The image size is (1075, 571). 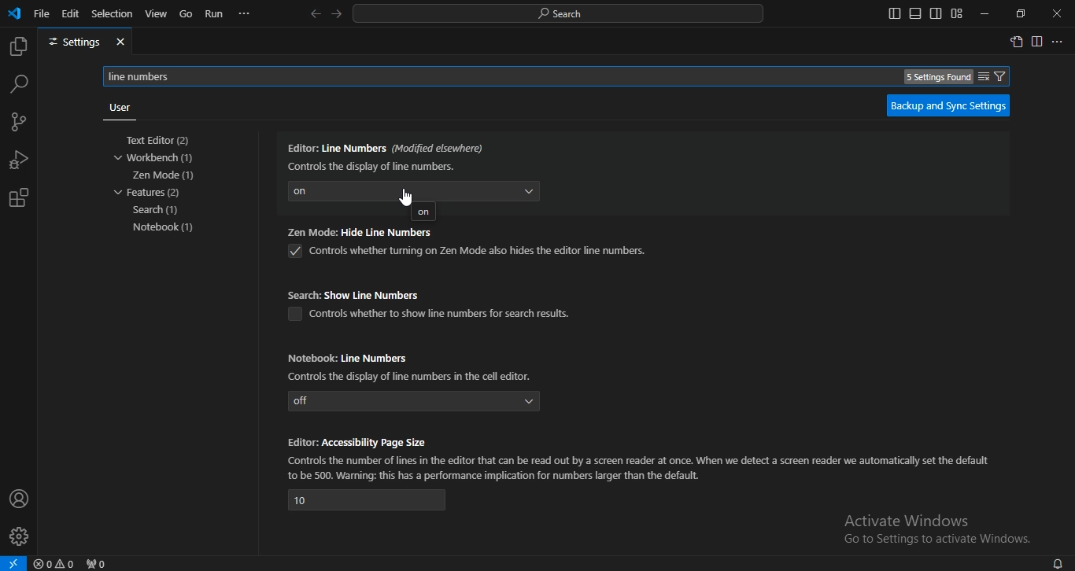 I want to click on toggle secondary sidebar, so click(x=936, y=13).